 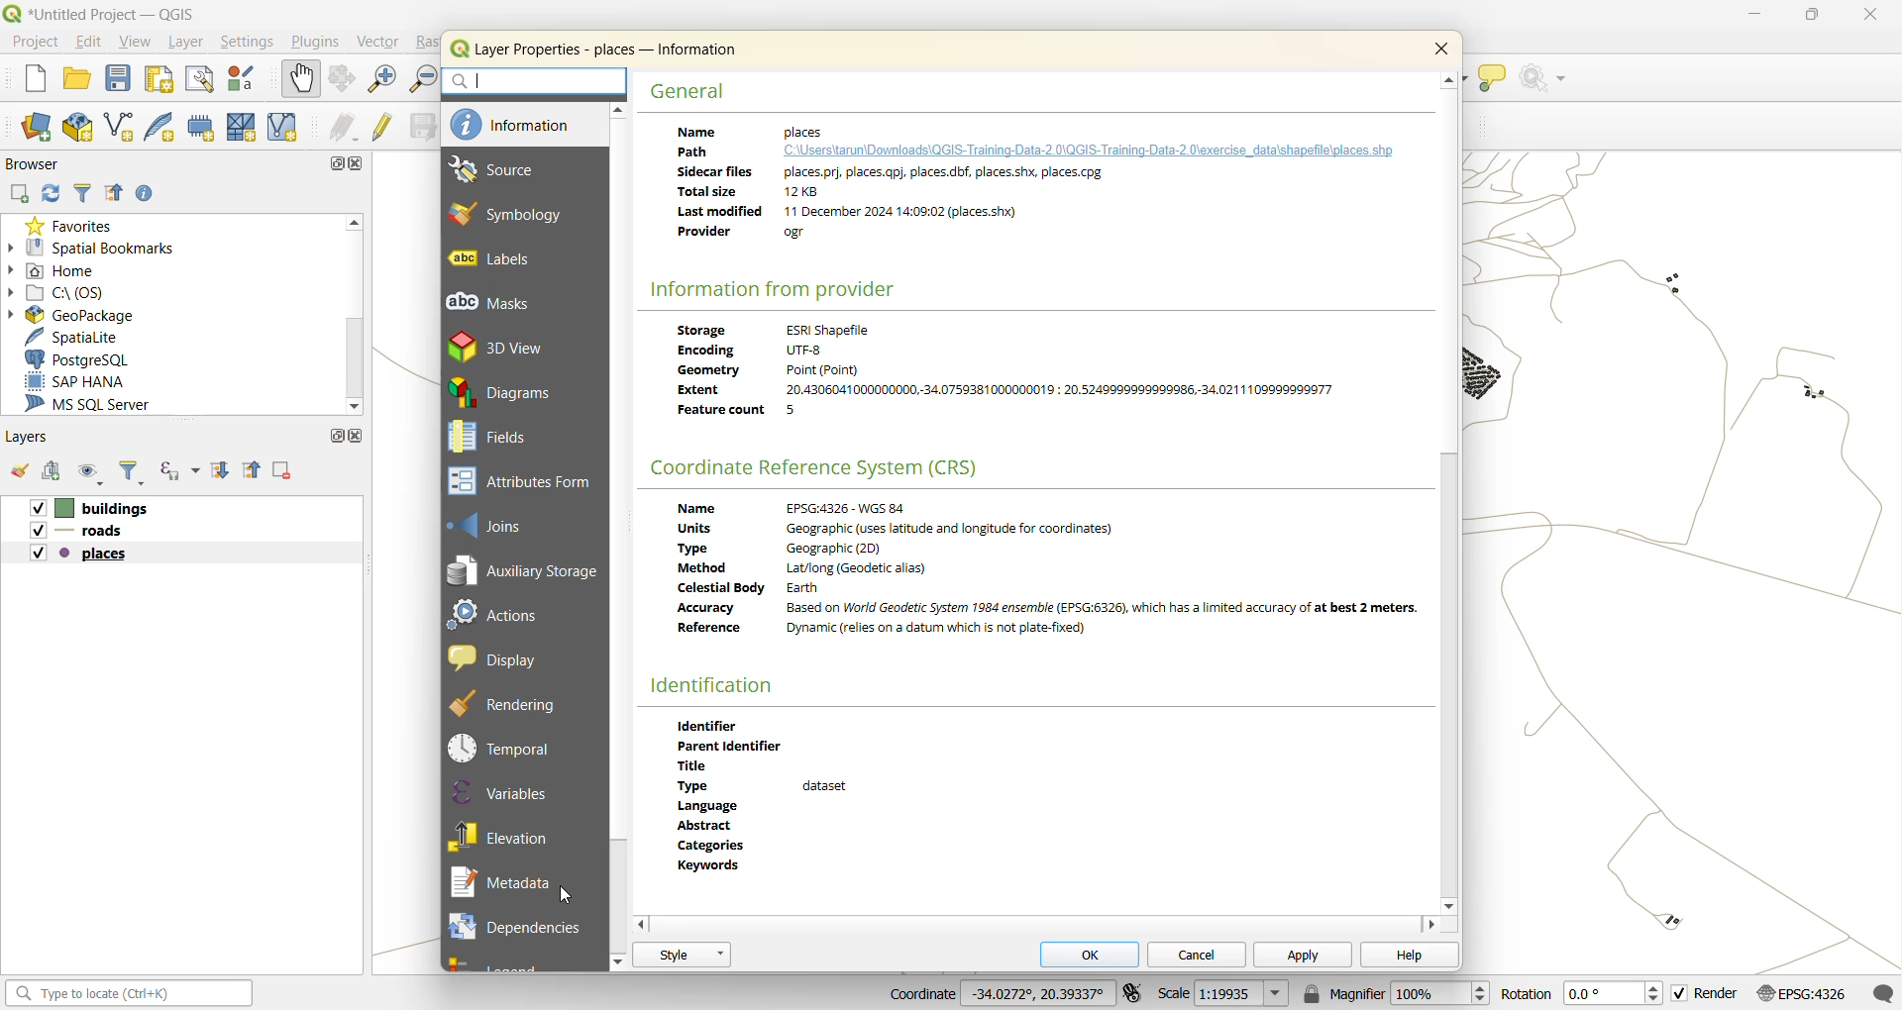 What do you see at coordinates (102, 249) in the screenshot?
I see `spatial bookmarks` at bounding box center [102, 249].